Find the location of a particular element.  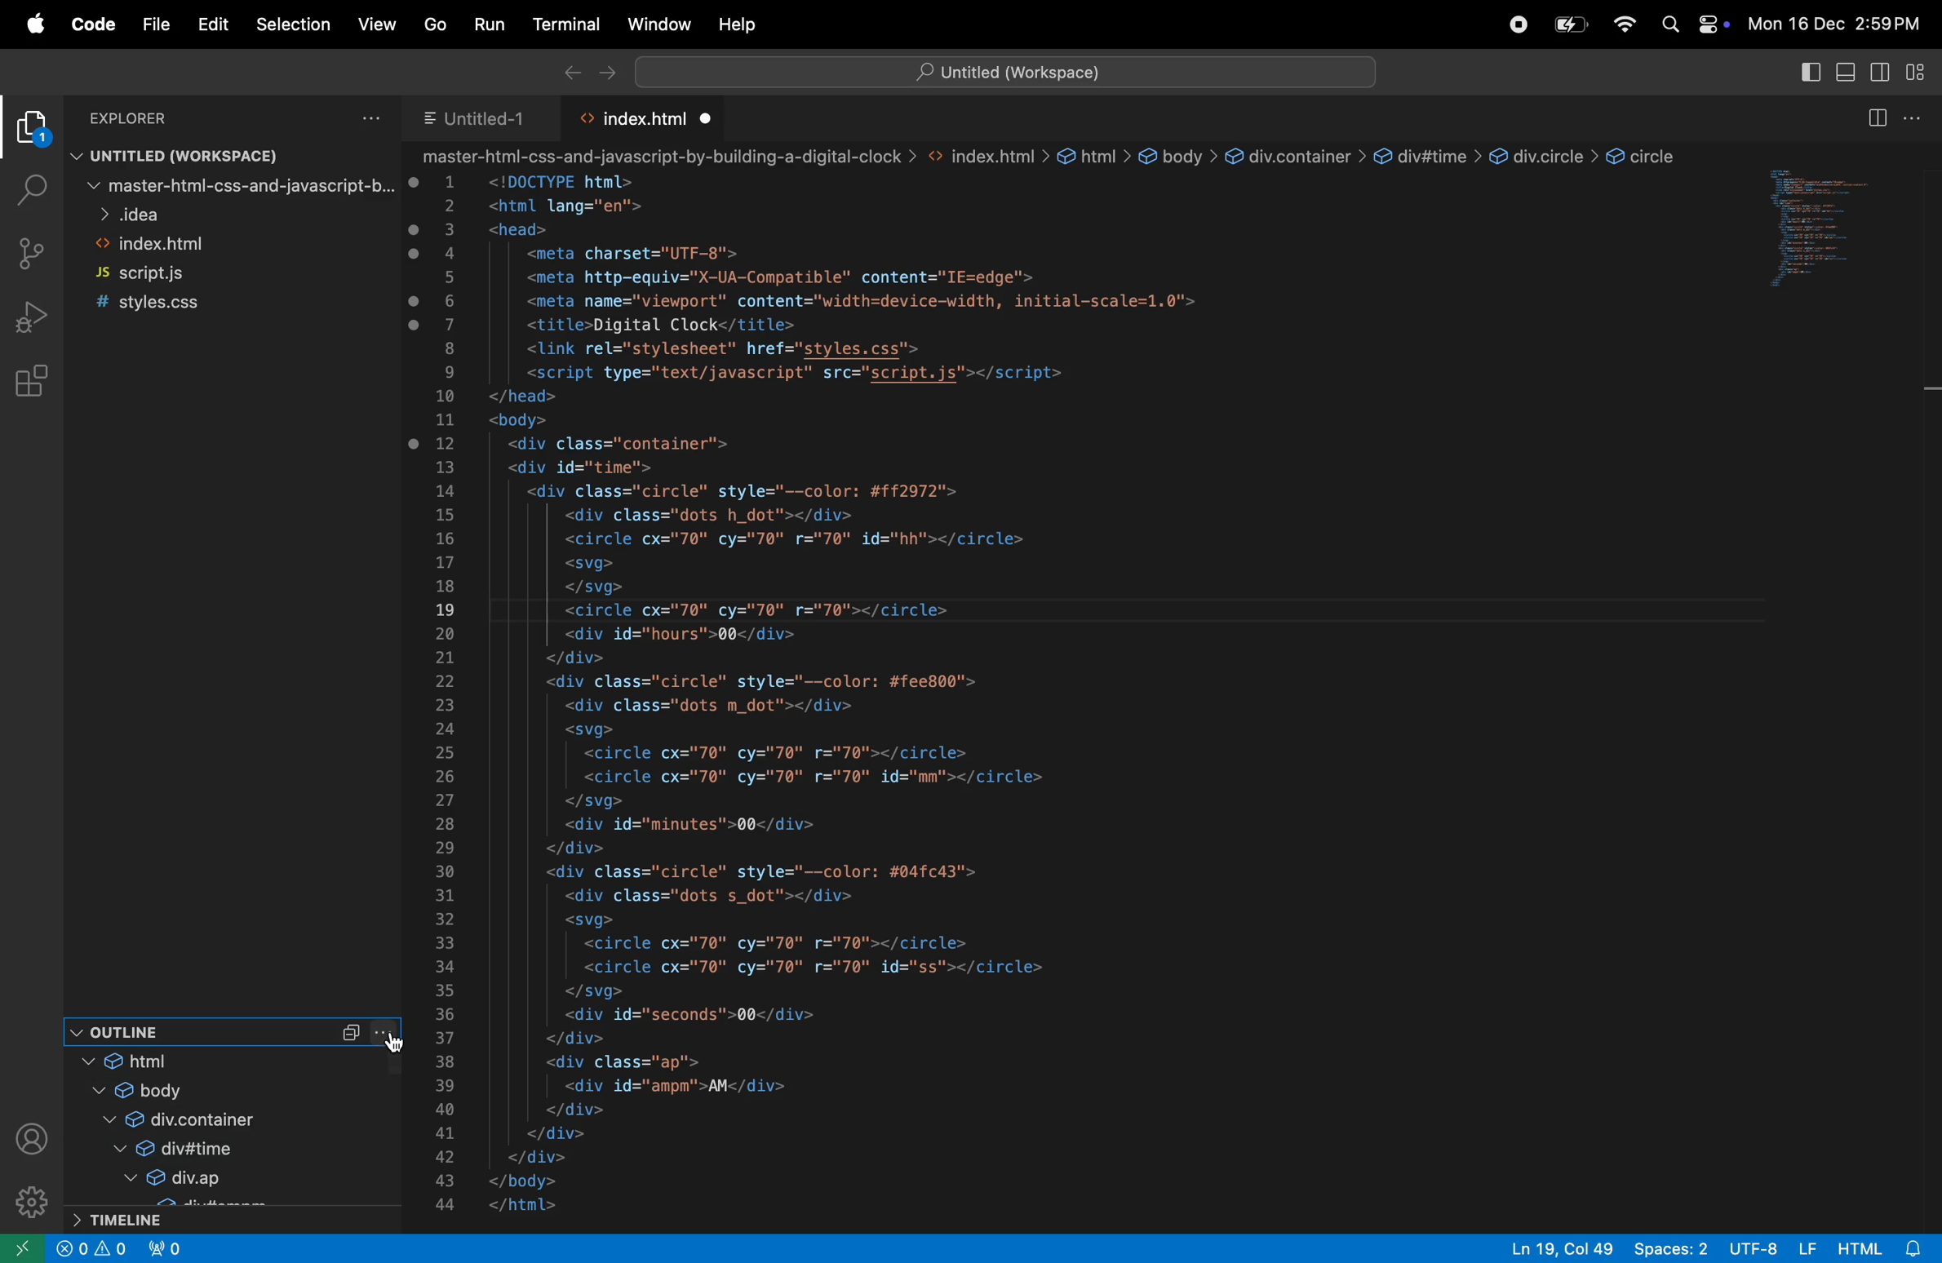

script.js is located at coordinates (183, 273).